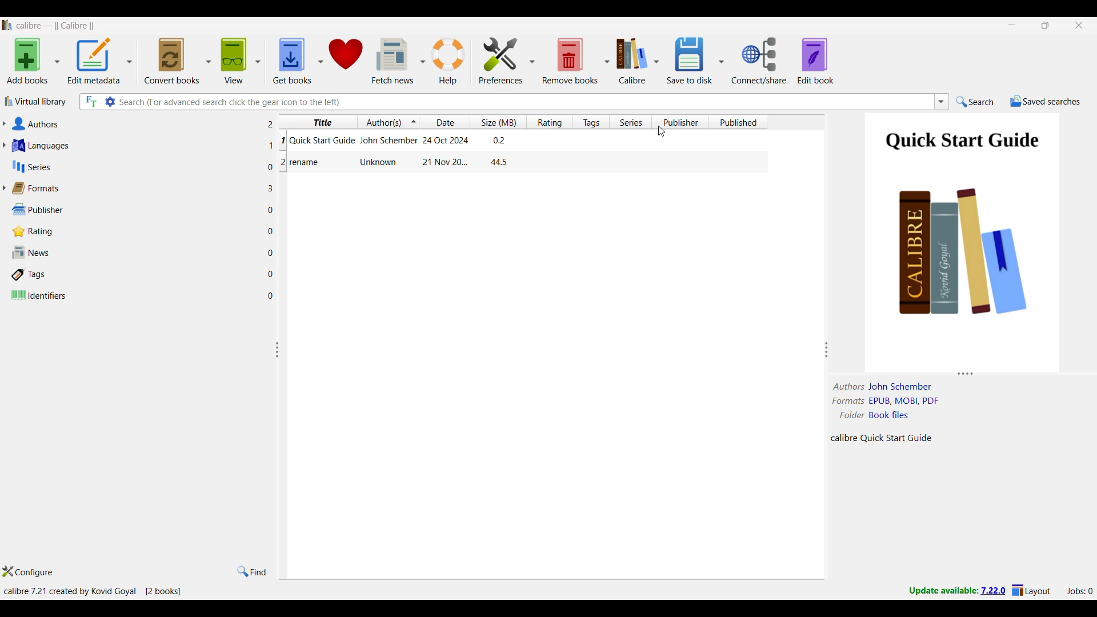  Describe the element at coordinates (92, 591) in the screenshot. I see `Current details of software` at that location.